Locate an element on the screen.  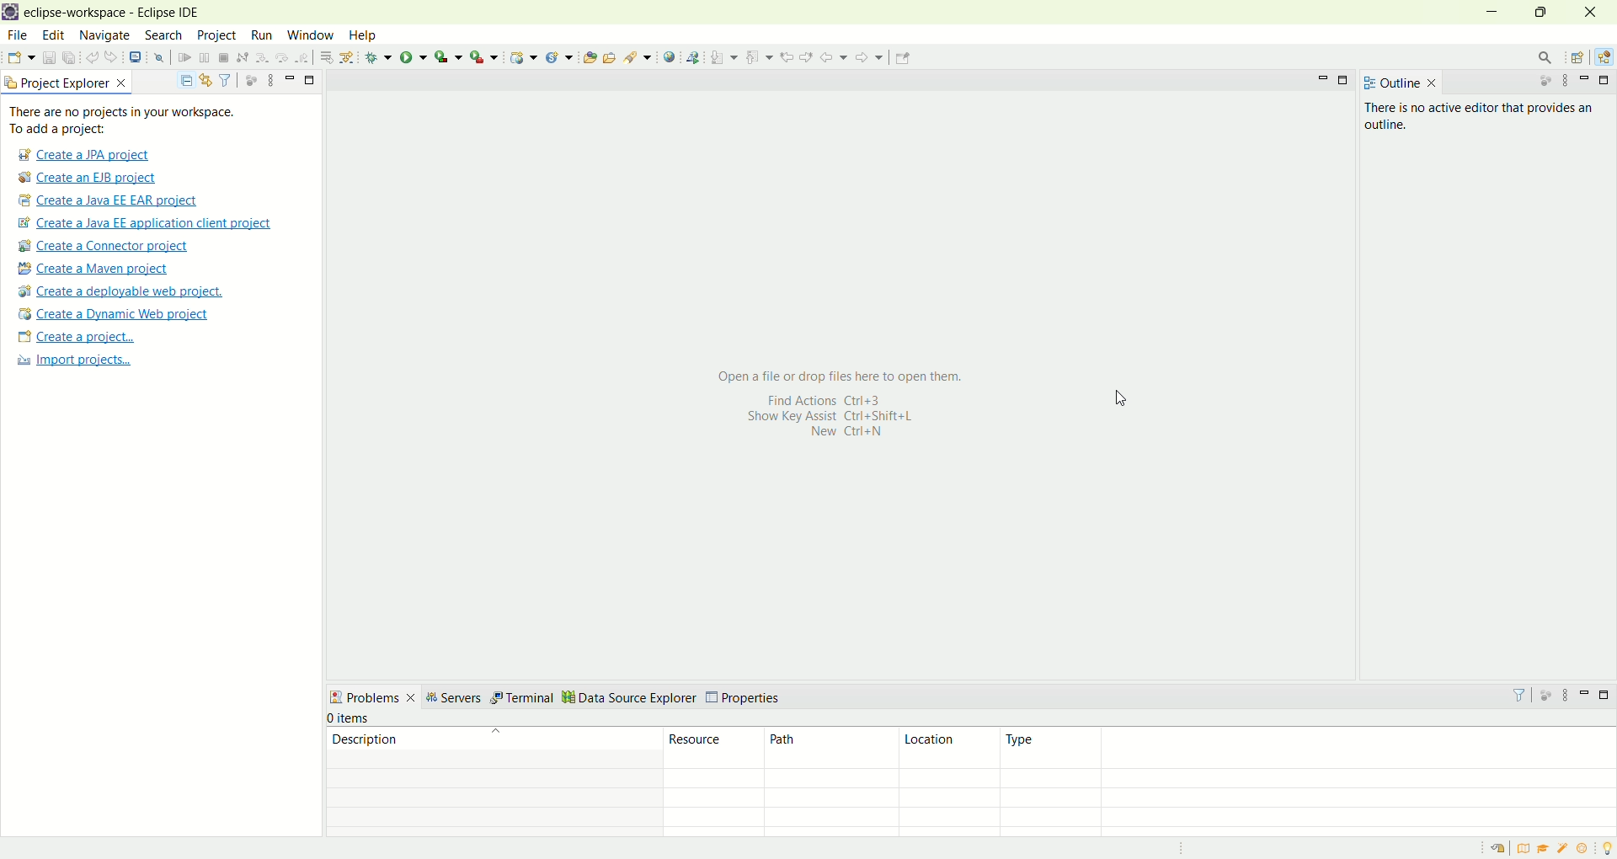
eclipse-workspace-Eclipse IDE is located at coordinates (109, 12).